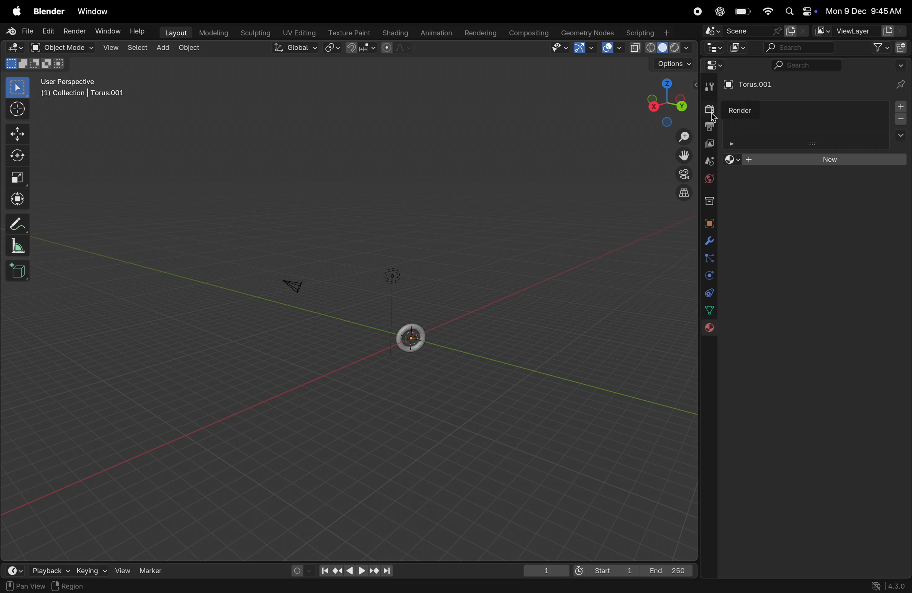 The height and width of the screenshot is (593, 912). I want to click on date and time, so click(868, 11).